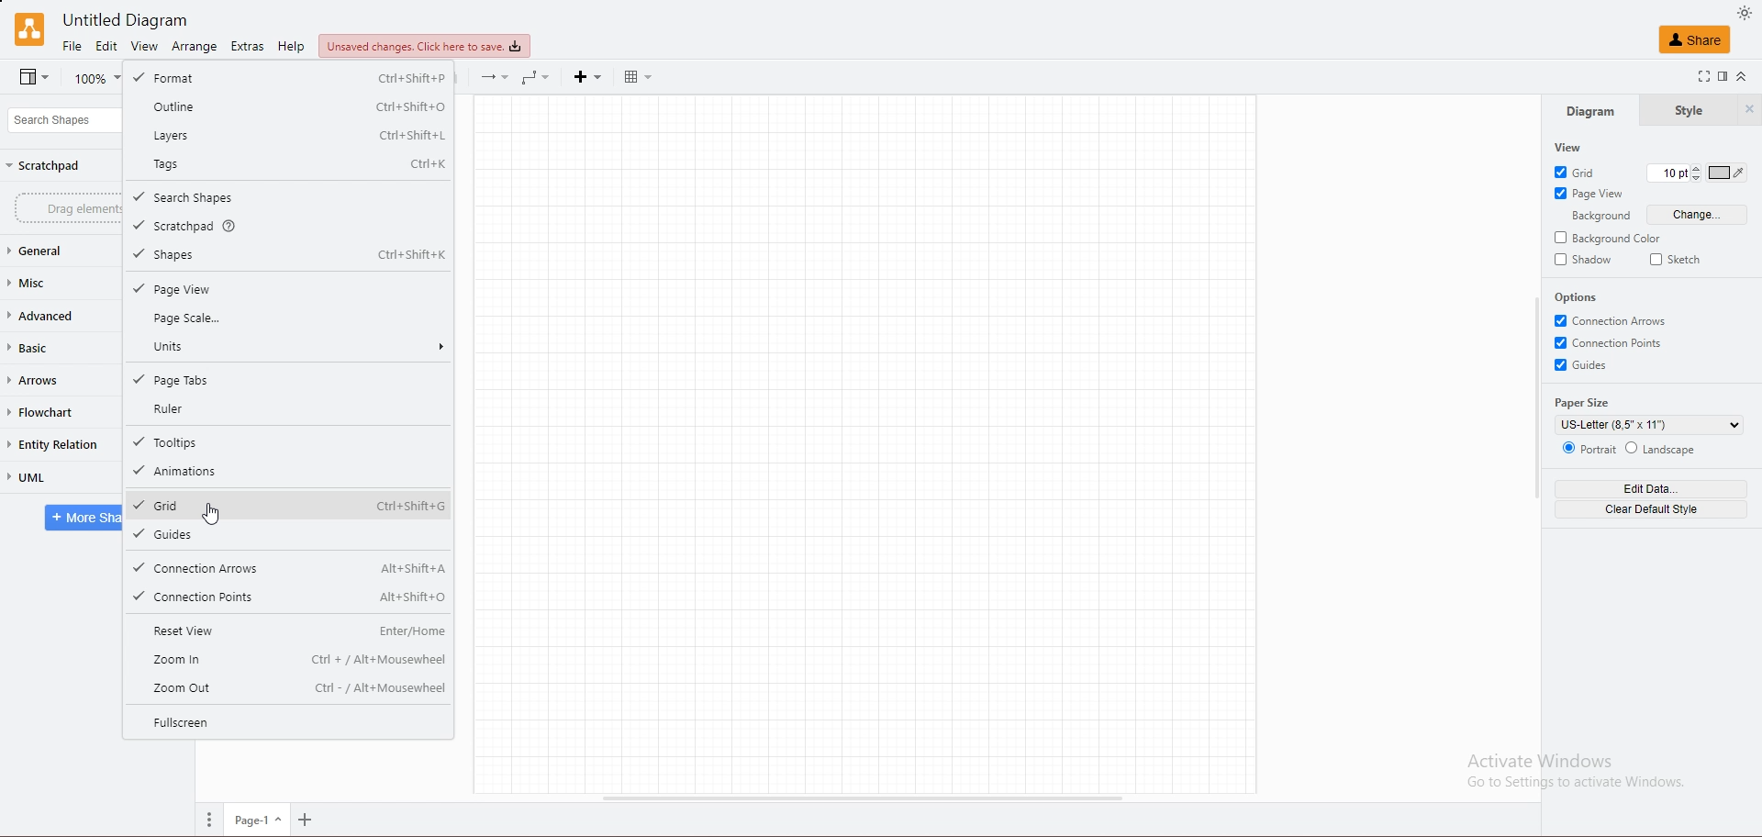  Describe the element at coordinates (288, 534) in the screenshot. I see `guides` at that location.